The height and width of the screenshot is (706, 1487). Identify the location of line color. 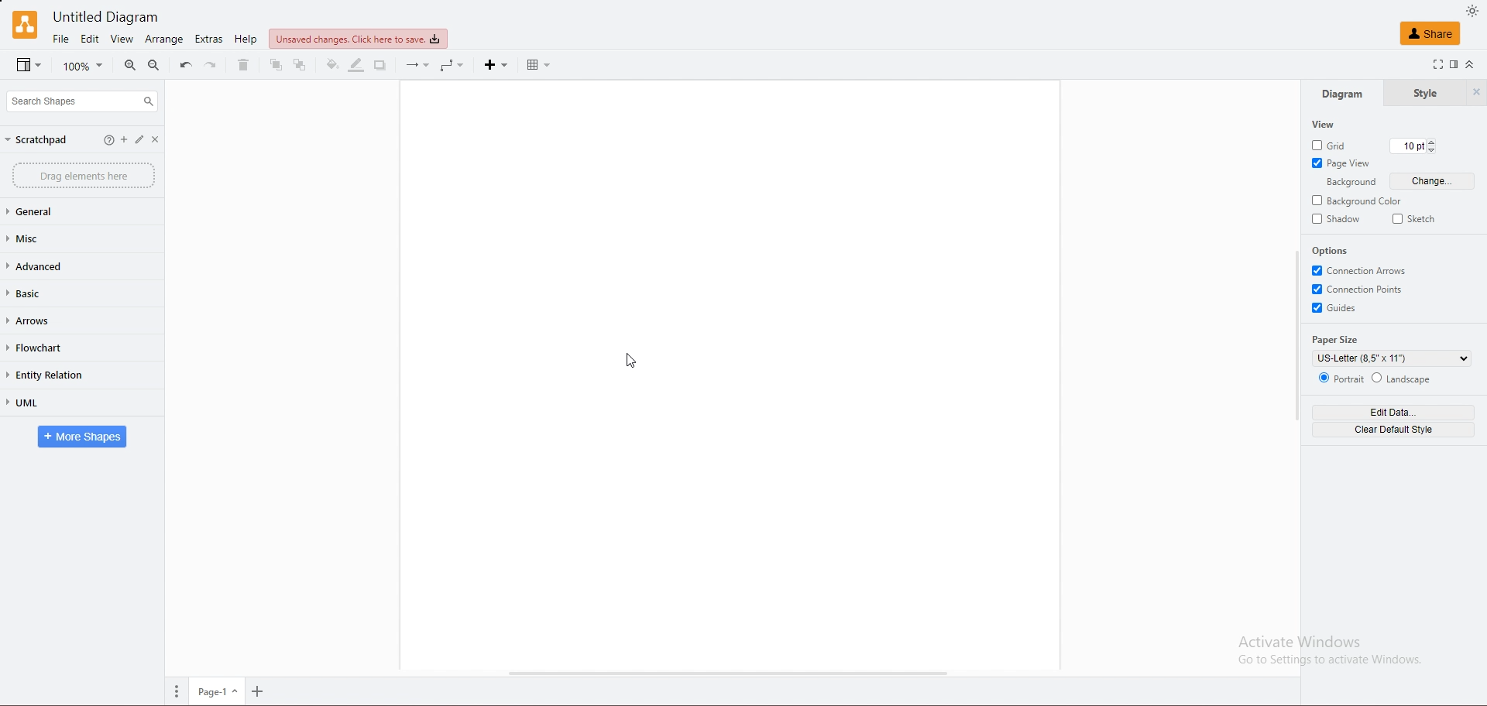
(355, 66).